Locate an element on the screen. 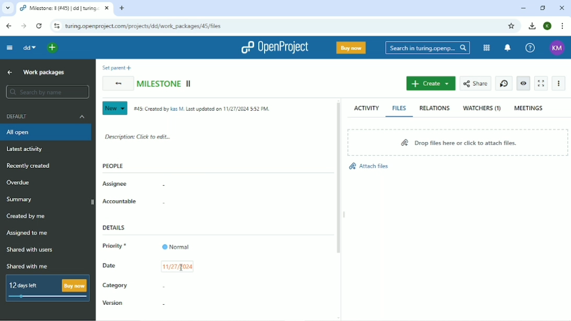 Image resolution: width=571 pixels, height=321 pixels. People is located at coordinates (113, 166).